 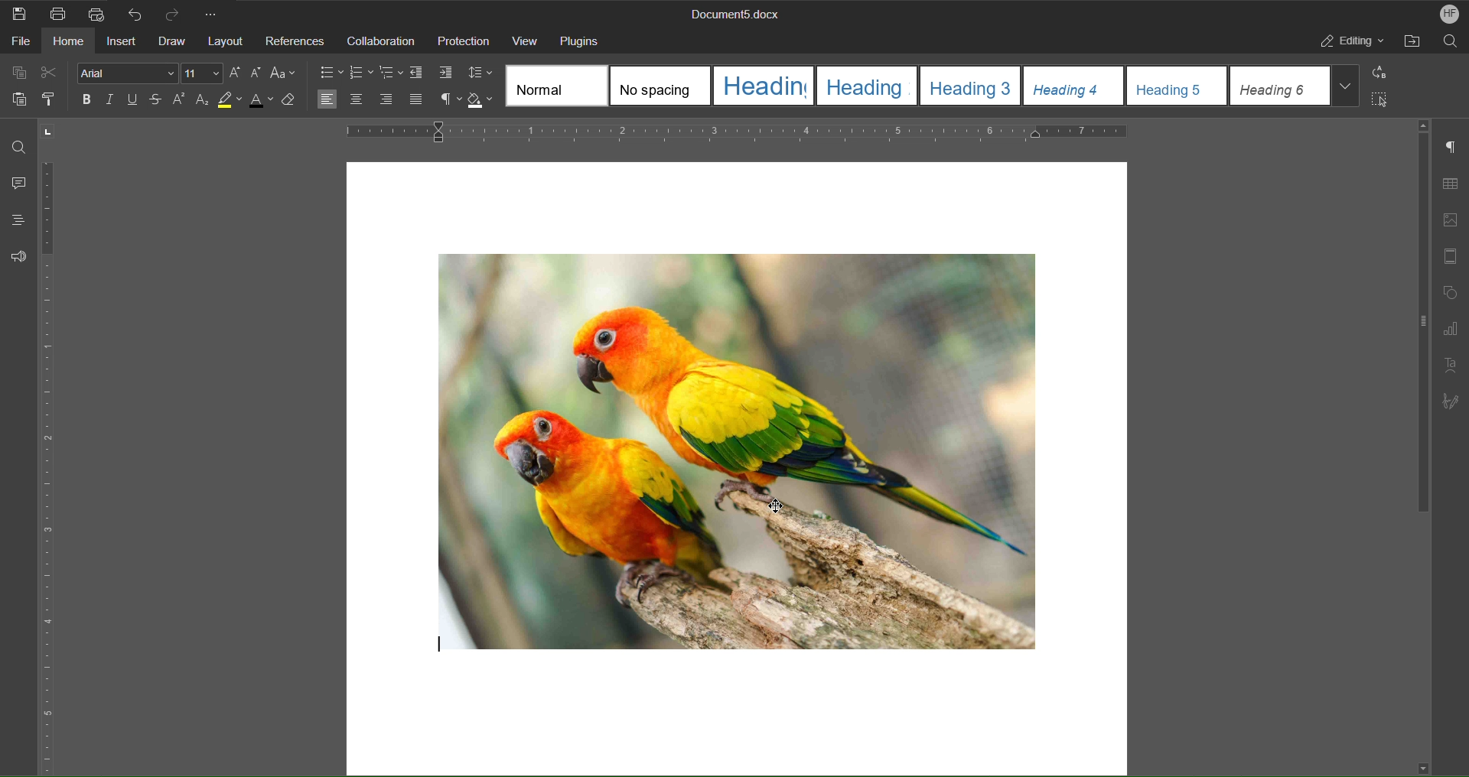 What do you see at coordinates (156, 102) in the screenshot?
I see `Strikethrough` at bounding box center [156, 102].